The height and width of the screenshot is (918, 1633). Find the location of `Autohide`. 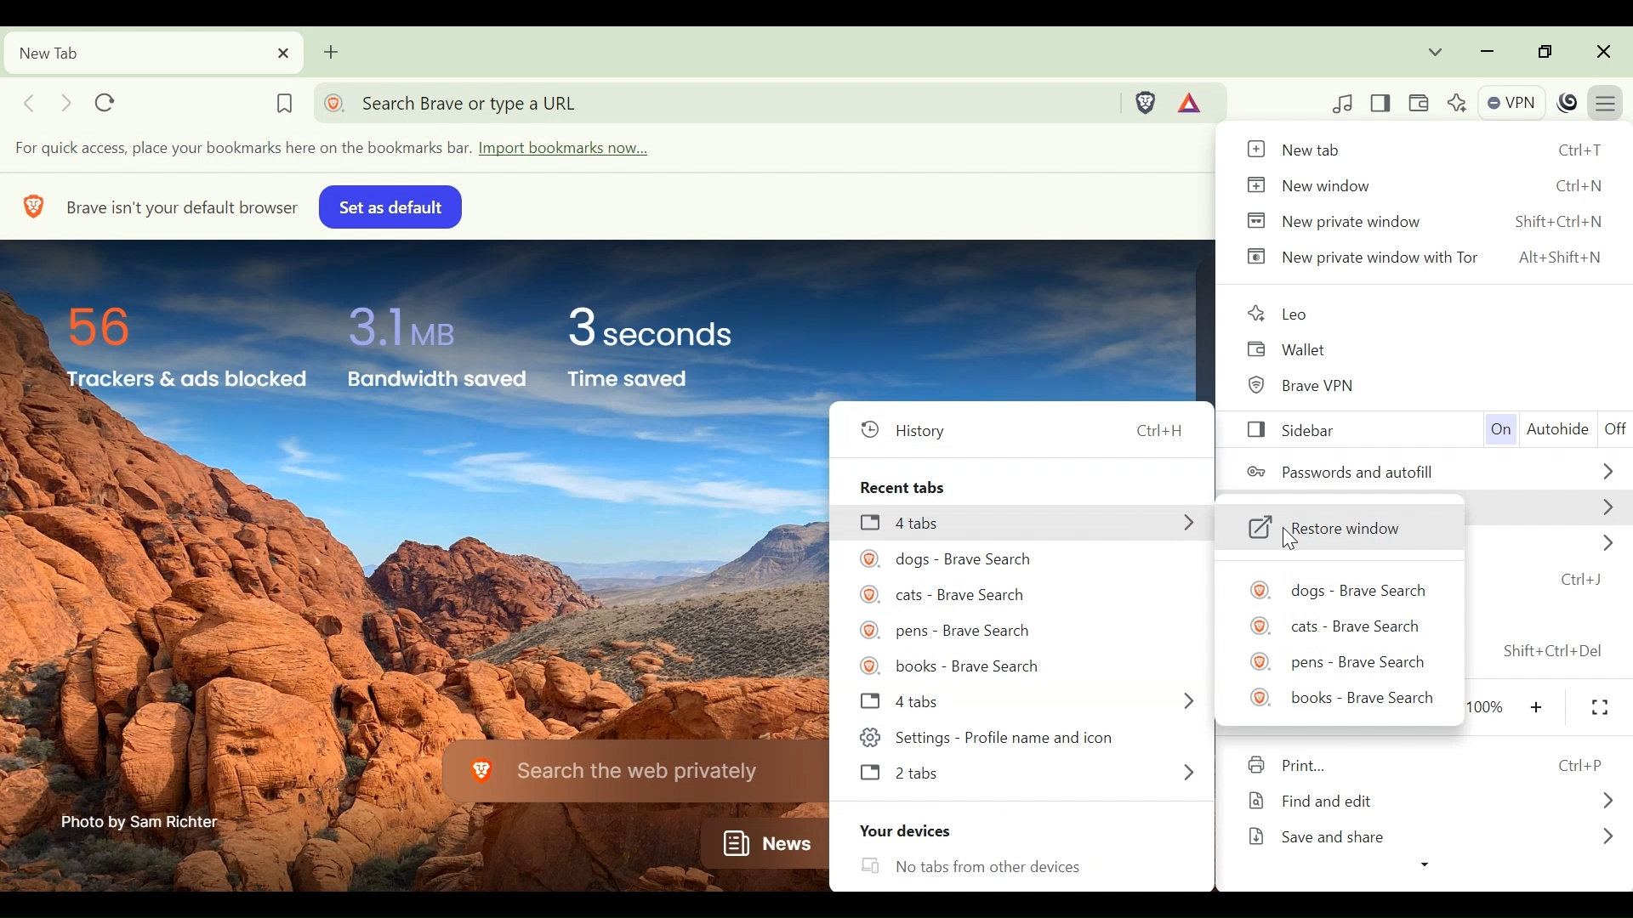

Autohide is located at coordinates (1557, 433).